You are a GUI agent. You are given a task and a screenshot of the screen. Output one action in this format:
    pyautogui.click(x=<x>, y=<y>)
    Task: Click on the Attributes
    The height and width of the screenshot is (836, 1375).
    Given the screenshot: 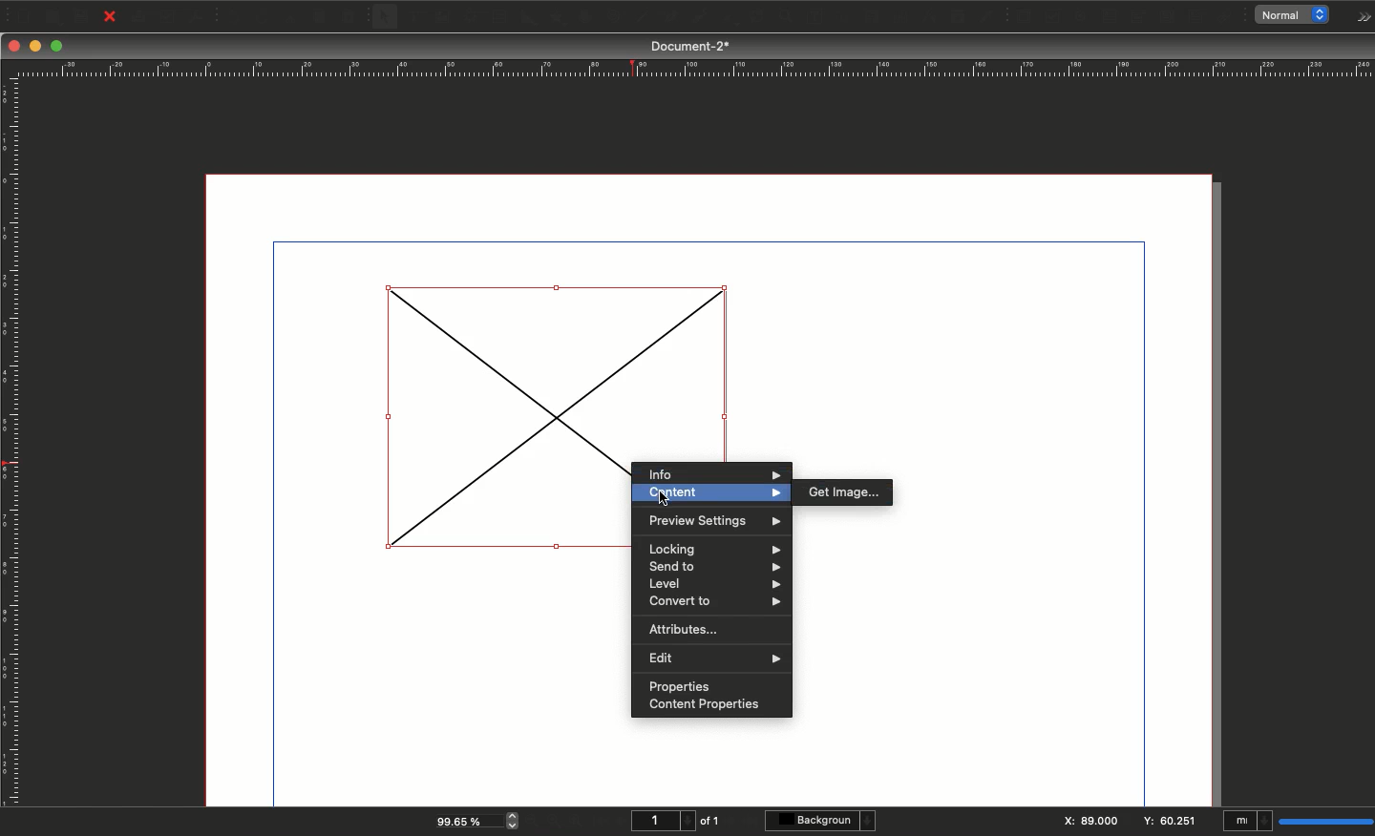 What is the action you would take?
    pyautogui.click(x=687, y=628)
    